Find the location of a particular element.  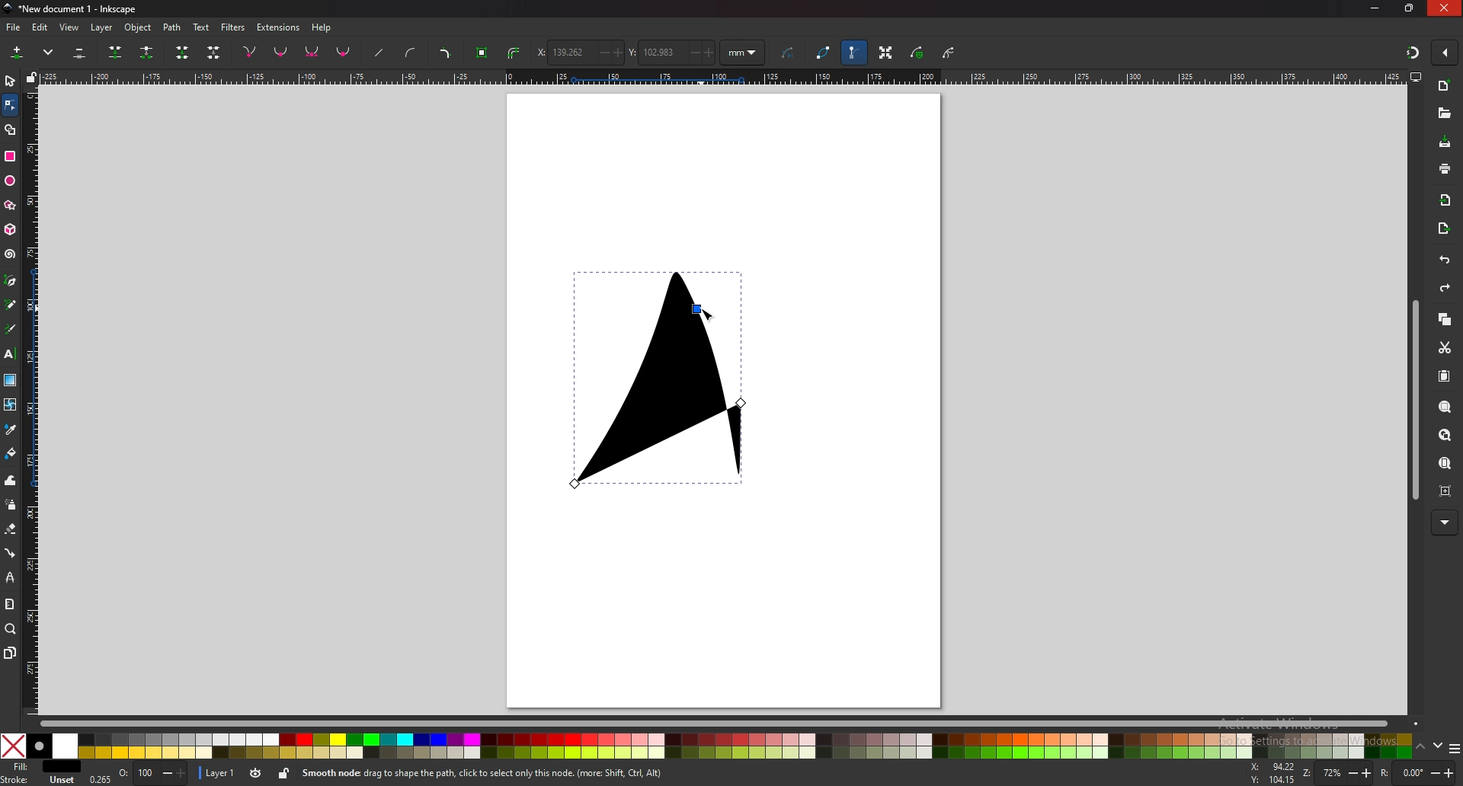

shape builder is located at coordinates (11, 129).